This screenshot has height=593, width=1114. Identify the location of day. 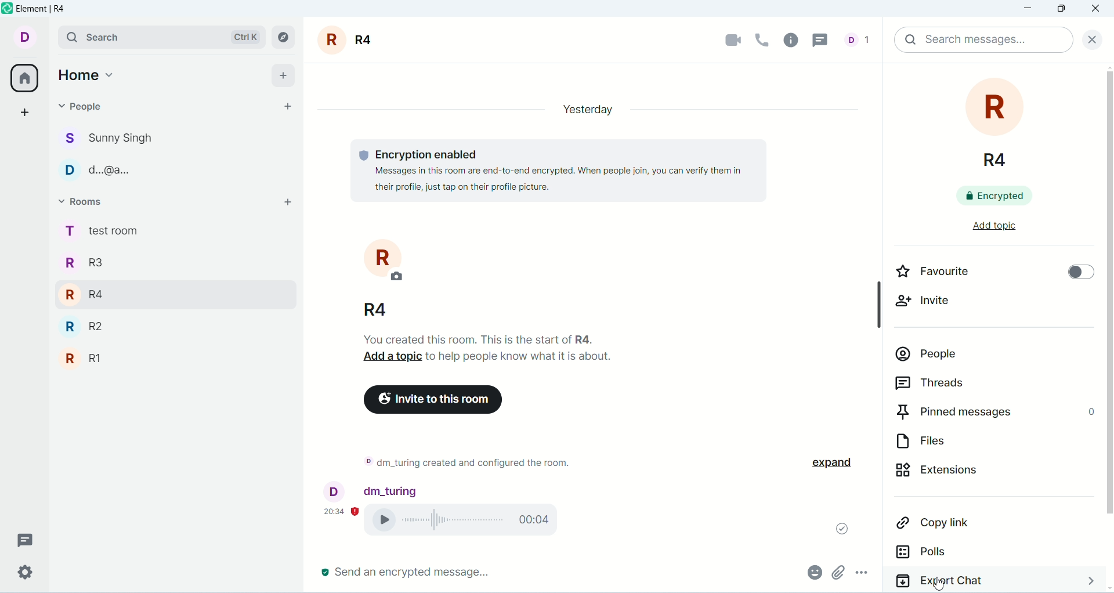
(583, 109).